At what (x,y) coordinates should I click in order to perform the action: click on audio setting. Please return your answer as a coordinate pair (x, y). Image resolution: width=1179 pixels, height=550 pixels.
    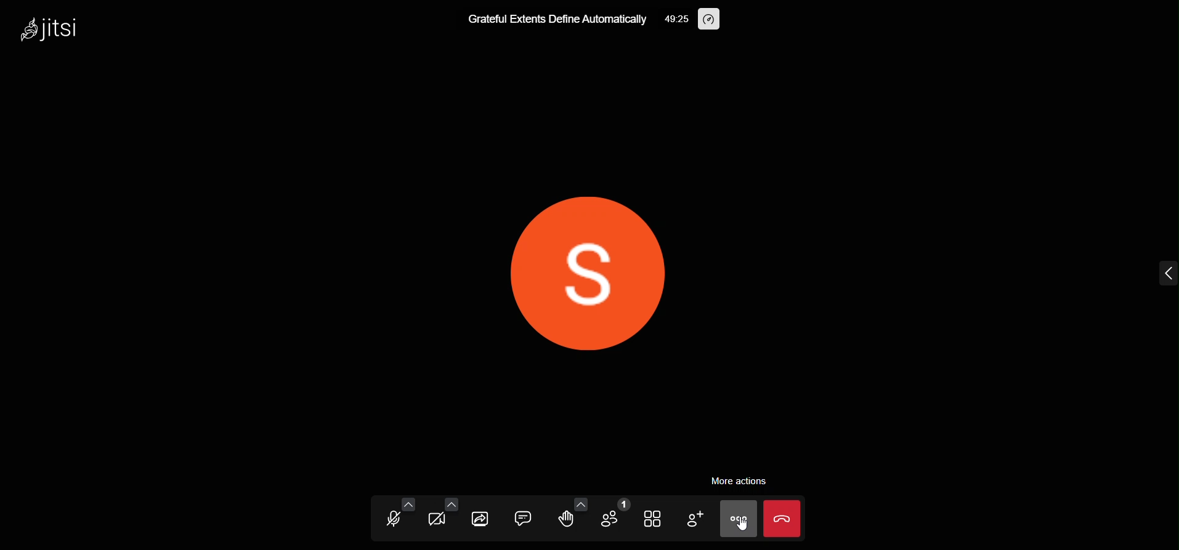
    Looking at the image, I should click on (407, 503).